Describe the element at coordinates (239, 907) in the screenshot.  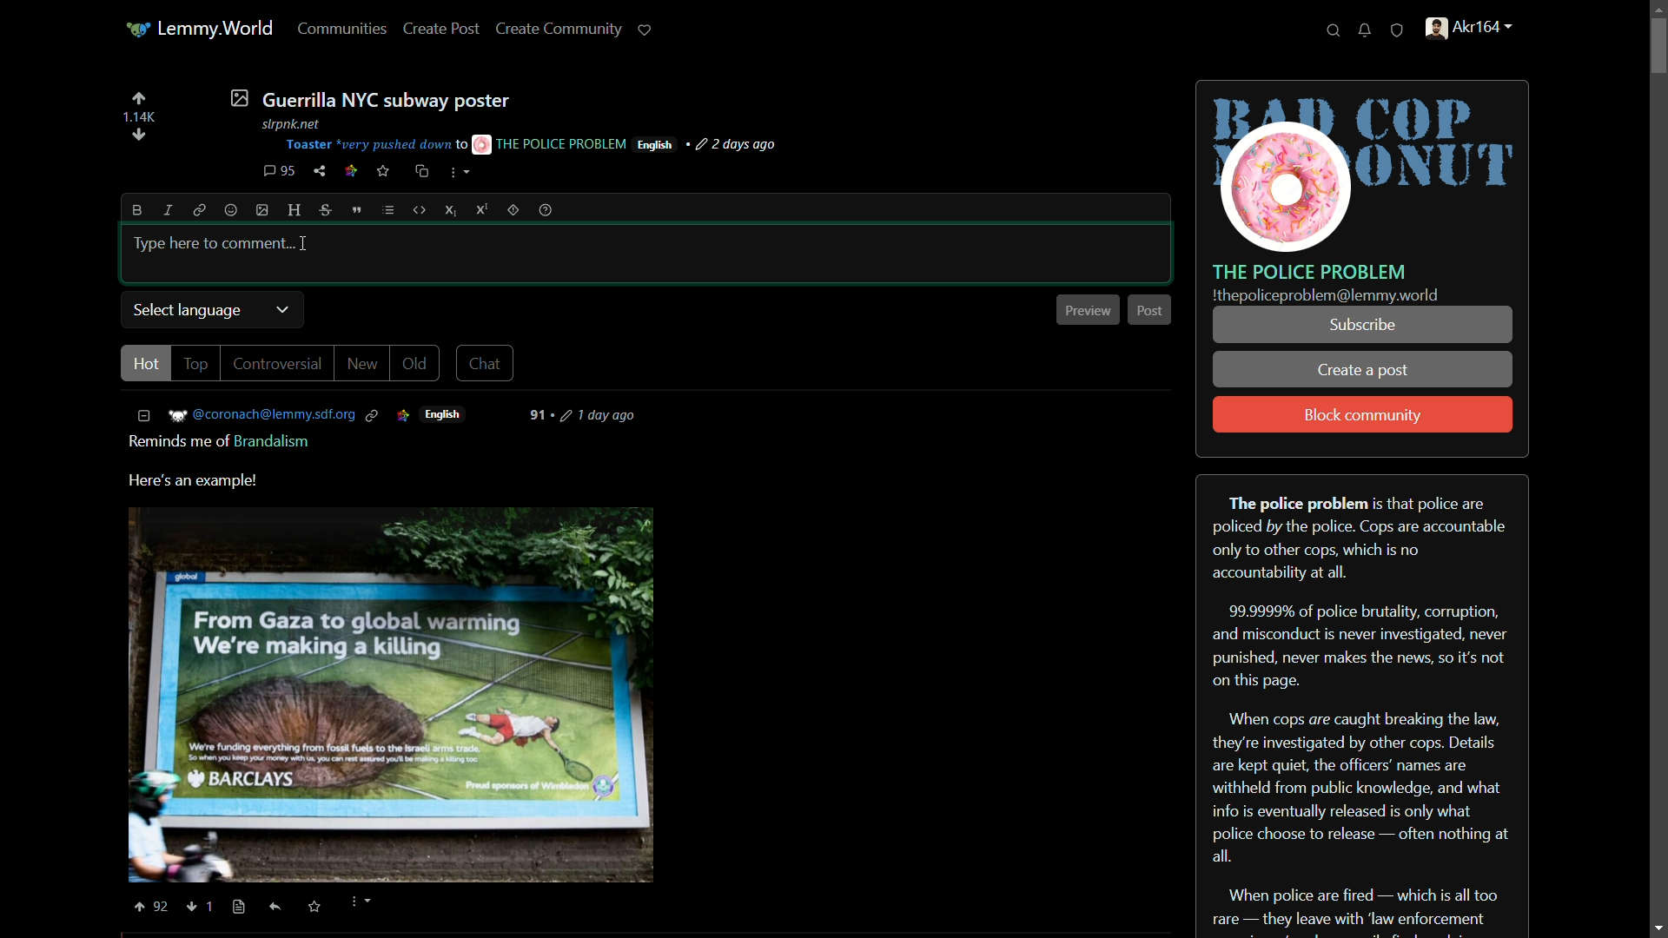
I see `view source` at that location.